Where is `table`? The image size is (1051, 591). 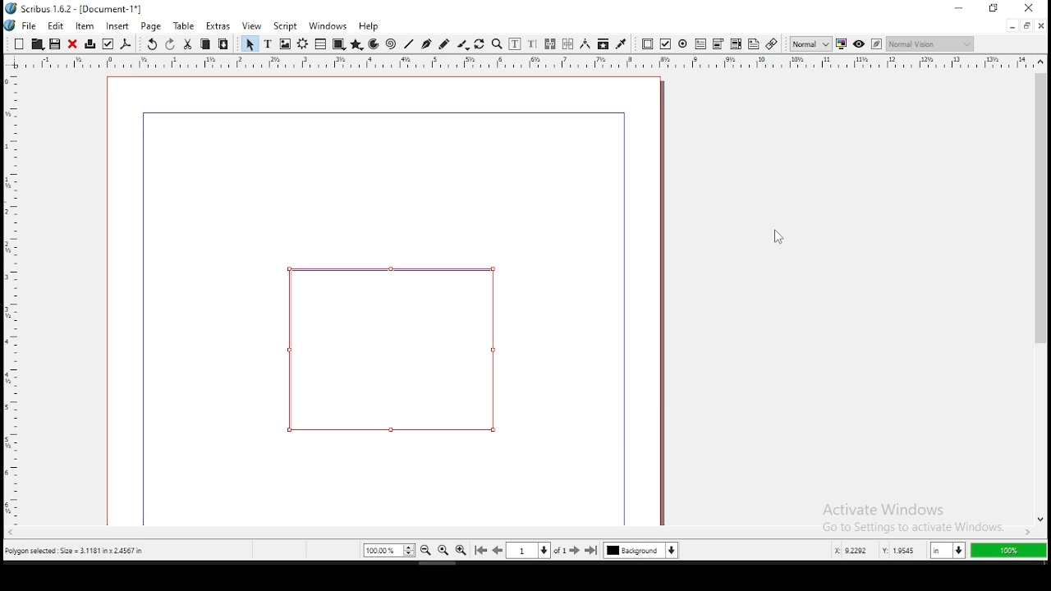
table is located at coordinates (320, 44).